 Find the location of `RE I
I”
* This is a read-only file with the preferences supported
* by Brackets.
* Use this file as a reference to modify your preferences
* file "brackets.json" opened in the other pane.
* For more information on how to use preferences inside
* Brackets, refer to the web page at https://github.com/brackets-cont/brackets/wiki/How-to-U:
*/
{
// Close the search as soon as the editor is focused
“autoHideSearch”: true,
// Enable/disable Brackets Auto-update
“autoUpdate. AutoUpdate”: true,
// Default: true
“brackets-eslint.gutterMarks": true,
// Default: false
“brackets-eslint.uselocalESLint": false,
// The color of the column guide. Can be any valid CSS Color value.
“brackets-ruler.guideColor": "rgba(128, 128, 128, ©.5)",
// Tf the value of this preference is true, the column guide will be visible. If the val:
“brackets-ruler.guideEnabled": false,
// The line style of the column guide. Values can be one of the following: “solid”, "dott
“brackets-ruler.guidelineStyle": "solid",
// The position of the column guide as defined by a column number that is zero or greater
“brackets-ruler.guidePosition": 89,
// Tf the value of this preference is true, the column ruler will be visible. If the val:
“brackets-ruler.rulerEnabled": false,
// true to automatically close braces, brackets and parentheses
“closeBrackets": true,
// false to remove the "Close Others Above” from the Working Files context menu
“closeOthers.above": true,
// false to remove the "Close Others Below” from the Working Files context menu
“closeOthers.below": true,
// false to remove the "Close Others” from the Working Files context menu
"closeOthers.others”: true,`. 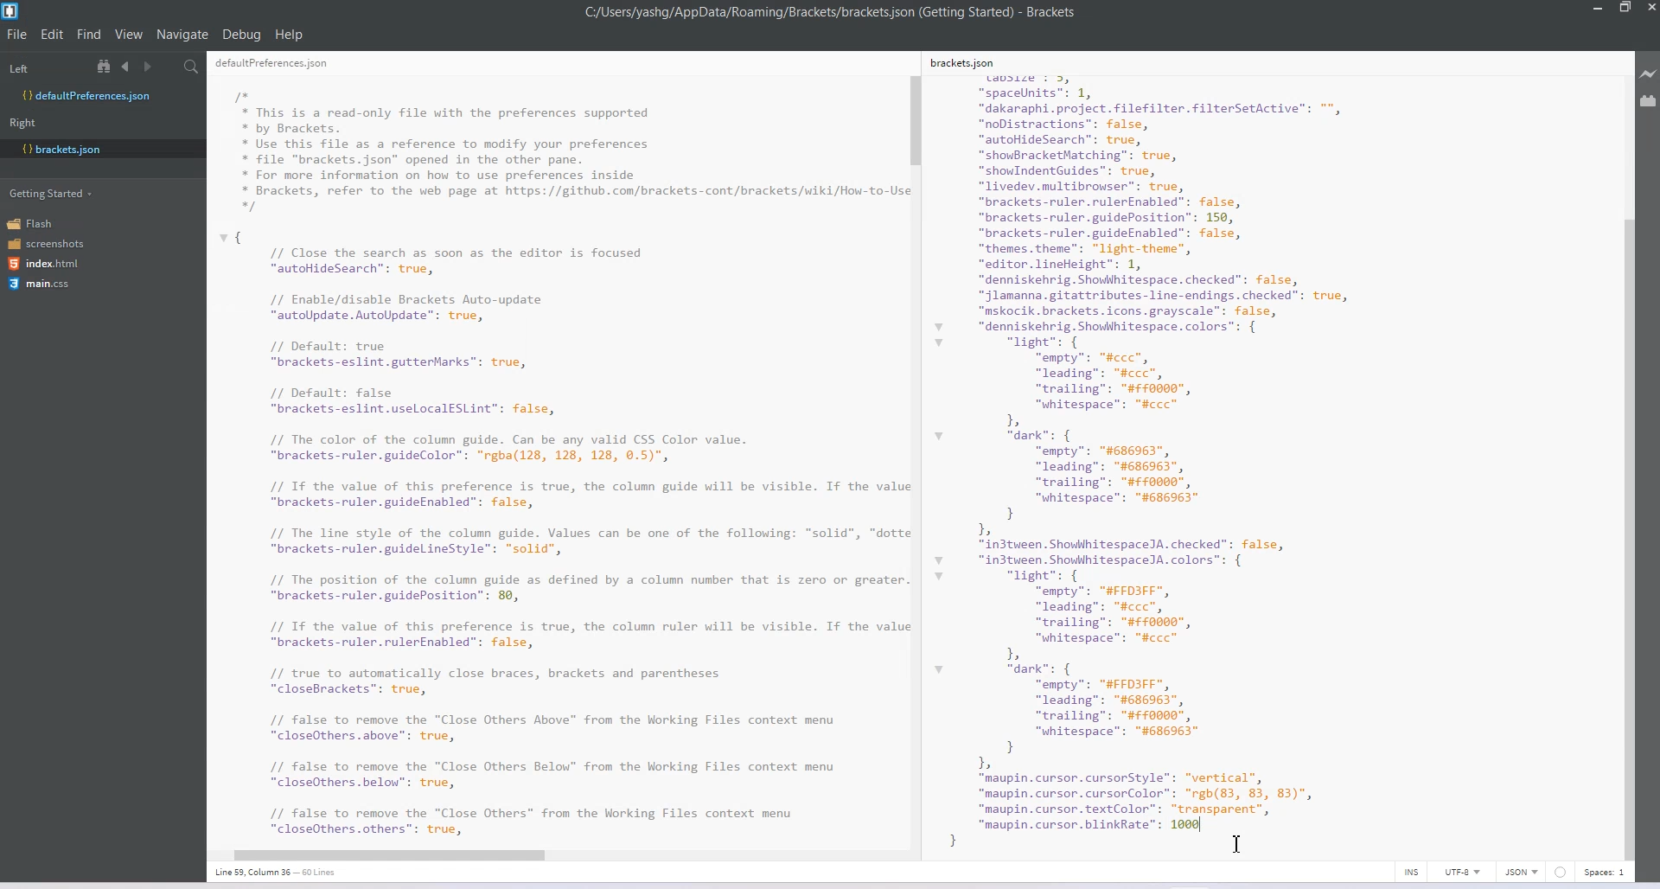

RE I
I”
* This is a read-only file with the preferences supported
* by Brackets.
* Use this file as a reference to modify your preferences
* file "brackets.json" opened in the other pane.
* For more information on how to use preferences inside
* Brackets, refer to the web page at https://github.com/brackets-cont/brackets/wiki/How-to-U:
*/
{
// Close the search as soon as the editor is focused
“autoHideSearch”: true,
// Enable/disable Brackets Auto-update
“autoUpdate. AutoUpdate”: true,
// Default: true
“brackets-eslint.gutterMarks": true,
// Default: false
“brackets-eslint.uselocalESLint": false,
// The color of the column guide. Can be any valid CSS Color value.
“brackets-ruler.guideColor": "rgba(128, 128, 128, ©.5)",
// Tf the value of this preference is true, the column guide will be visible. If the val:
“brackets-ruler.guideEnabled": false,
// The line style of the column guide. Values can be one of the following: “solid”, "dott
“brackets-ruler.guidelineStyle": "solid",
// The position of the column guide as defined by a column number that is zero or greater
“brackets-ruler.guidePosition": 89,
// Tf the value of this preference is true, the column ruler will be visible. If the val:
“brackets-ruler.rulerEnabled": false,
// true to automatically close braces, brackets and parentheses
“closeBrackets": true,
// false to remove the "Close Others Above” from the Working Files context menu
“closeOthers.above": true,
// false to remove the "Close Others Below” from the Working Files context menu
“closeOthers.below": true,
// false to remove the "Close Others” from the Working Files context menu
"closeOthers.others”: true, is located at coordinates (557, 448).